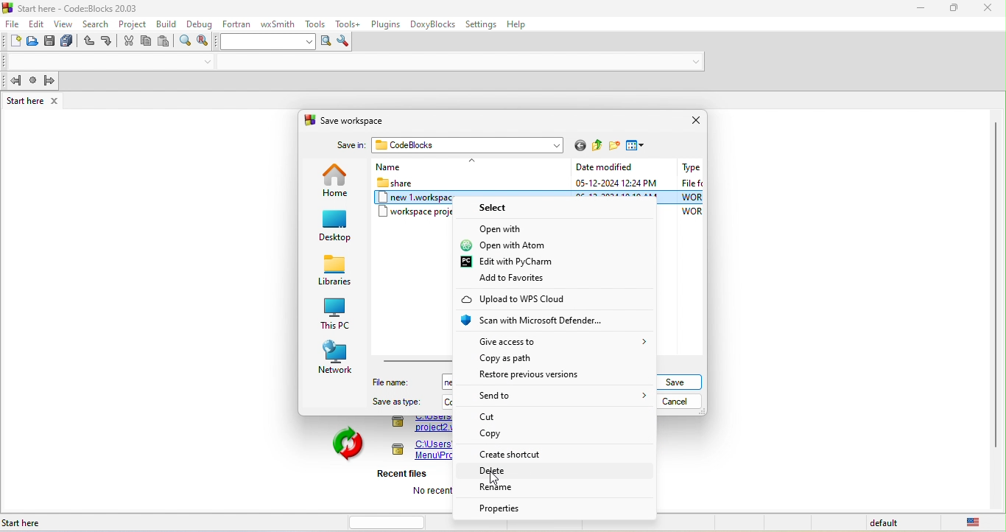  I want to click on go to last folder, so click(580, 146).